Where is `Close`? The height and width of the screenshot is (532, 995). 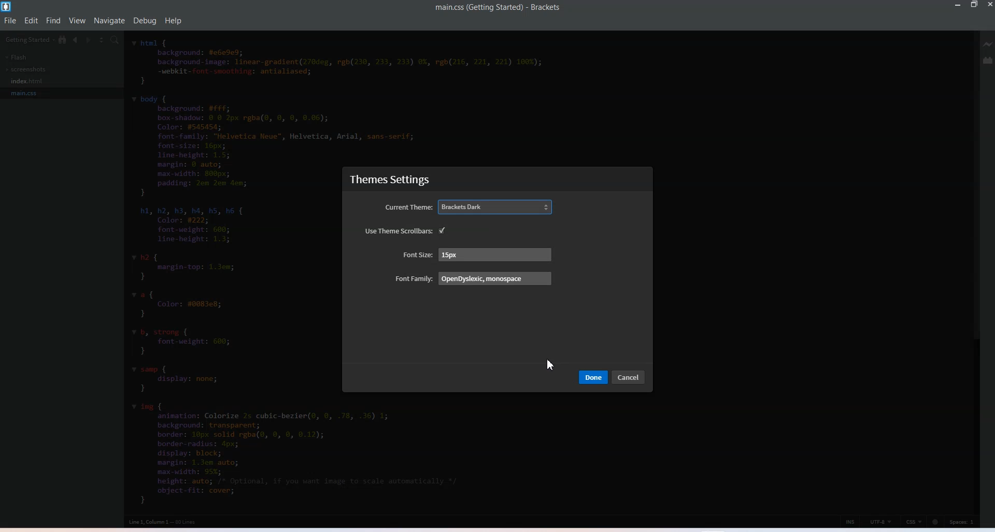 Close is located at coordinates (989, 5).